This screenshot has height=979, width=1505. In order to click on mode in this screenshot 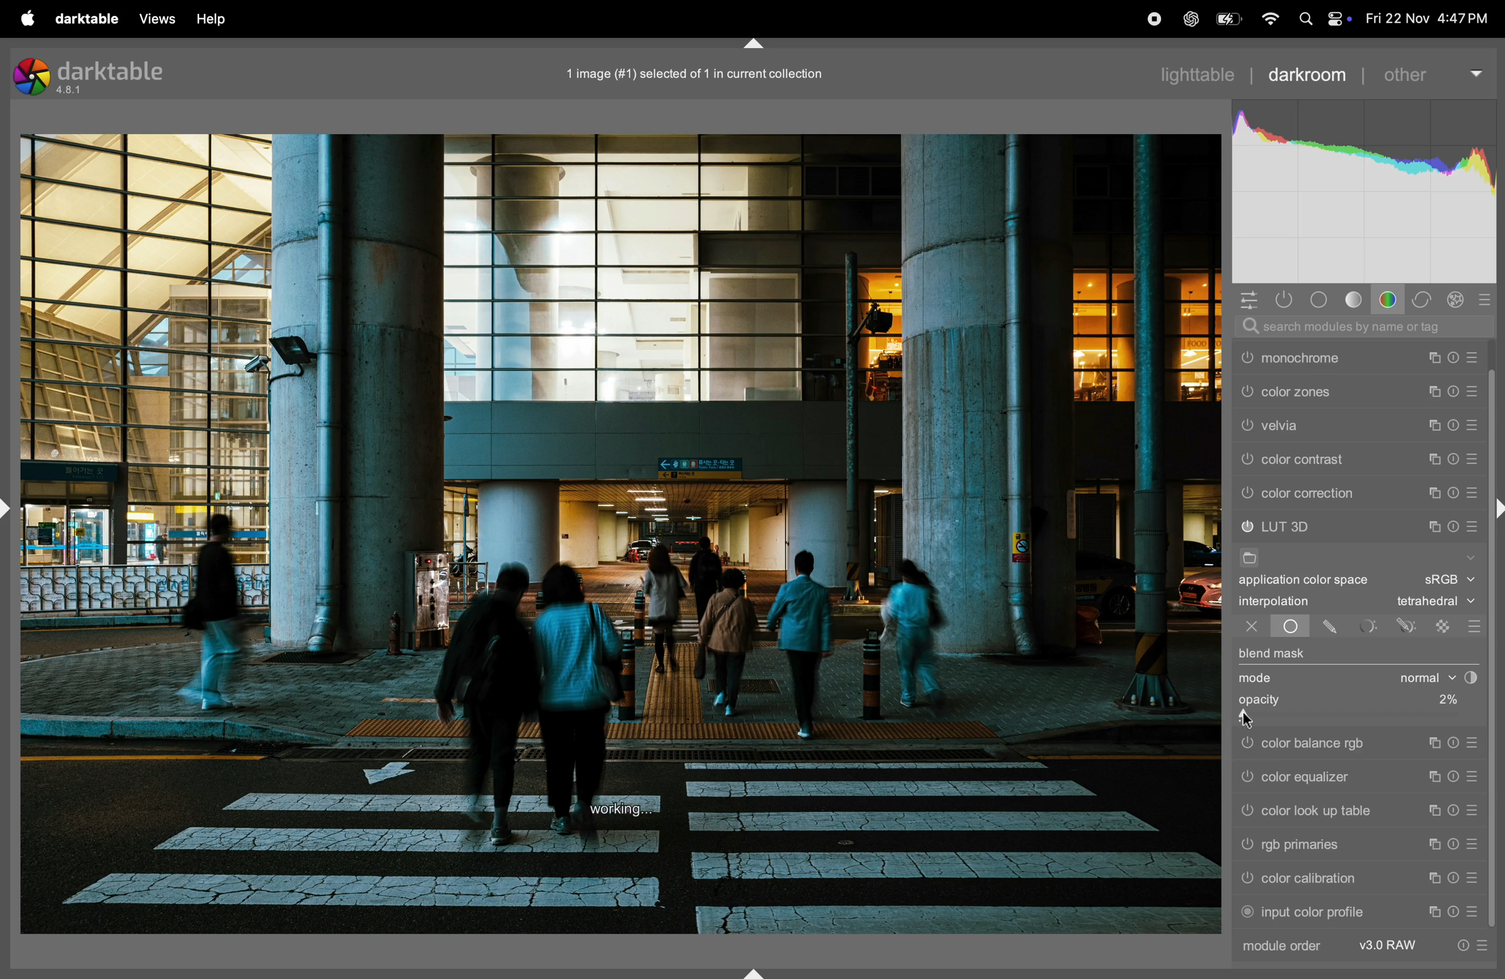, I will do `click(1257, 679)`.